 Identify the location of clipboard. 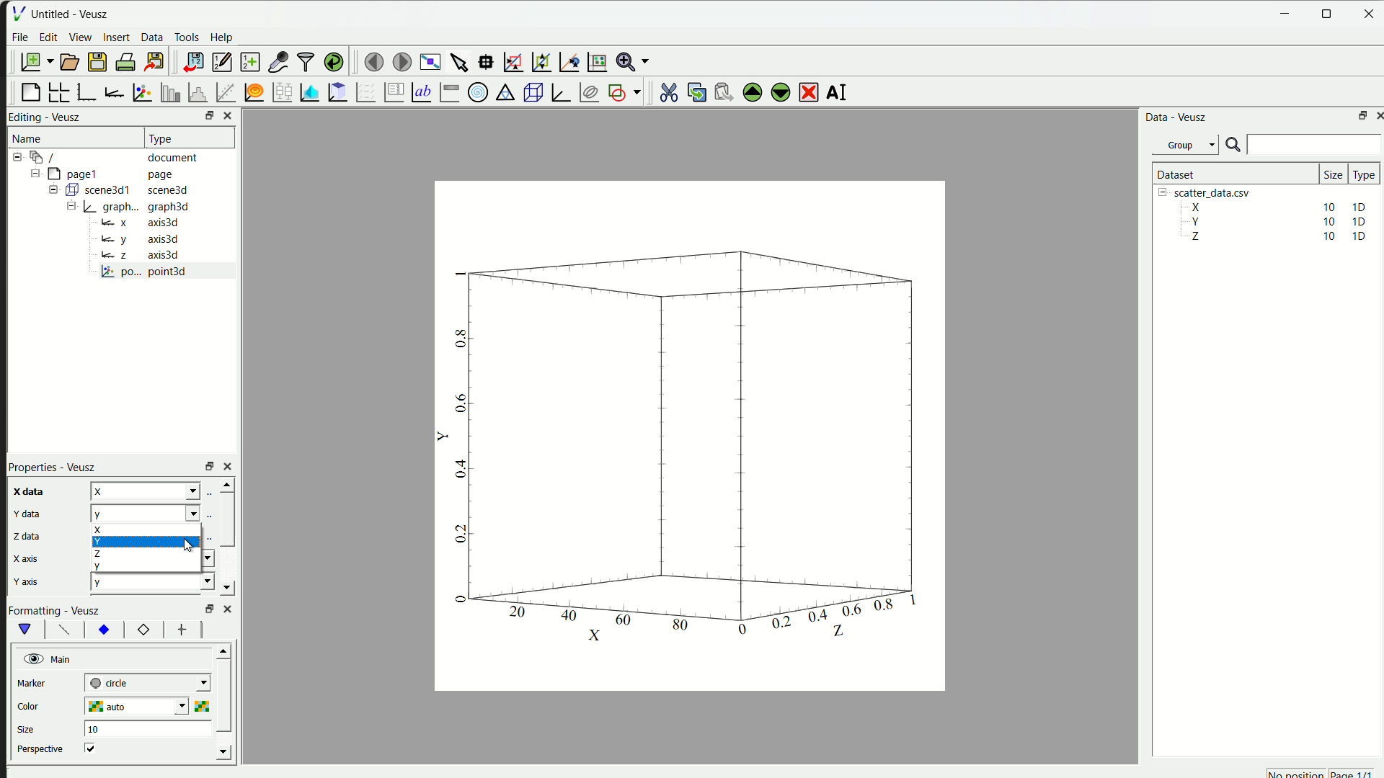
(336, 92).